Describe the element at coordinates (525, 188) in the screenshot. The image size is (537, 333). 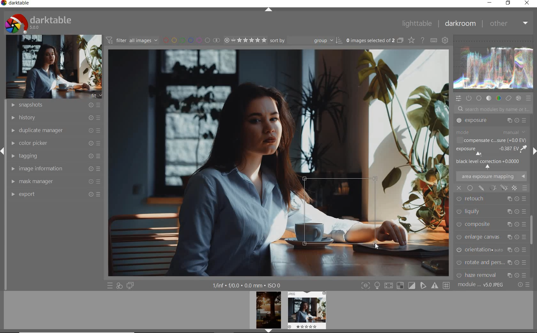
I see `blending options` at that location.